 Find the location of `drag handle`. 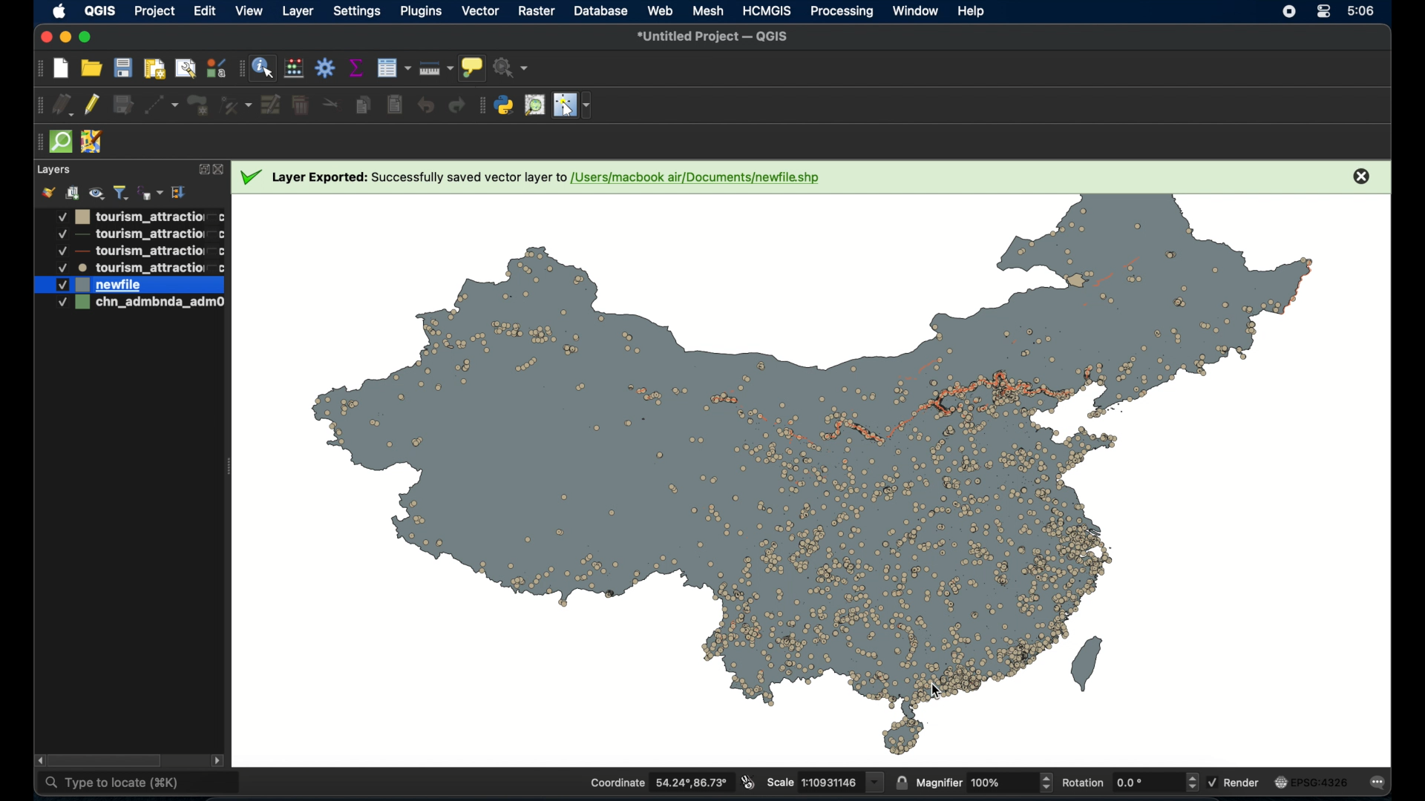

drag handle is located at coordinates (37, 106).